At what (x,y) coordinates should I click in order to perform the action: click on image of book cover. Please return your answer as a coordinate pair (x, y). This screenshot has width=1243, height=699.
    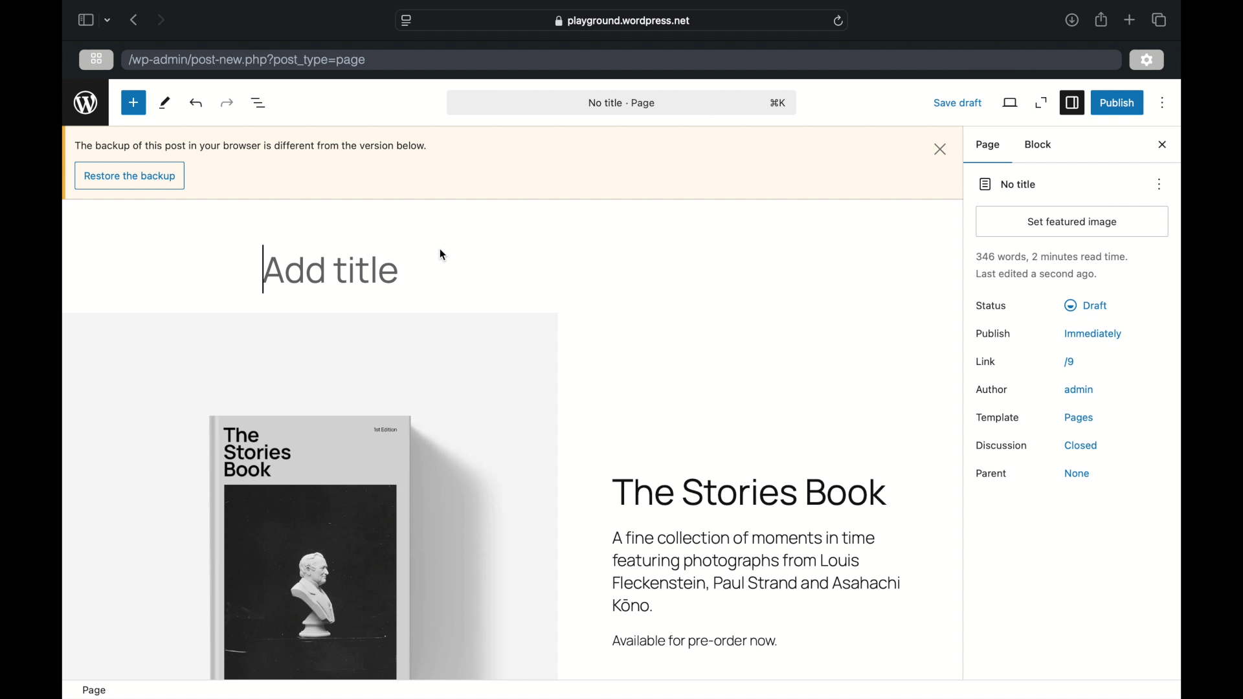
    Looking at the image, I should click on (312, 546).